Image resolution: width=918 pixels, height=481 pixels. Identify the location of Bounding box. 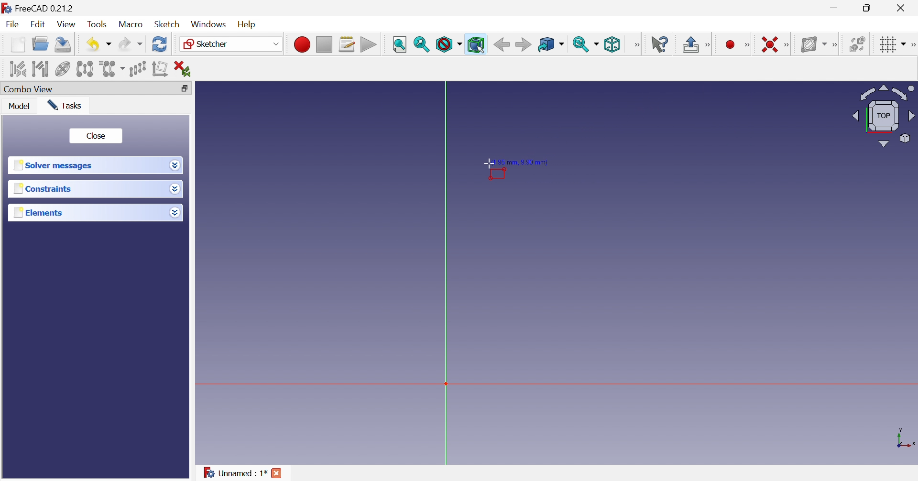
(476, 45).